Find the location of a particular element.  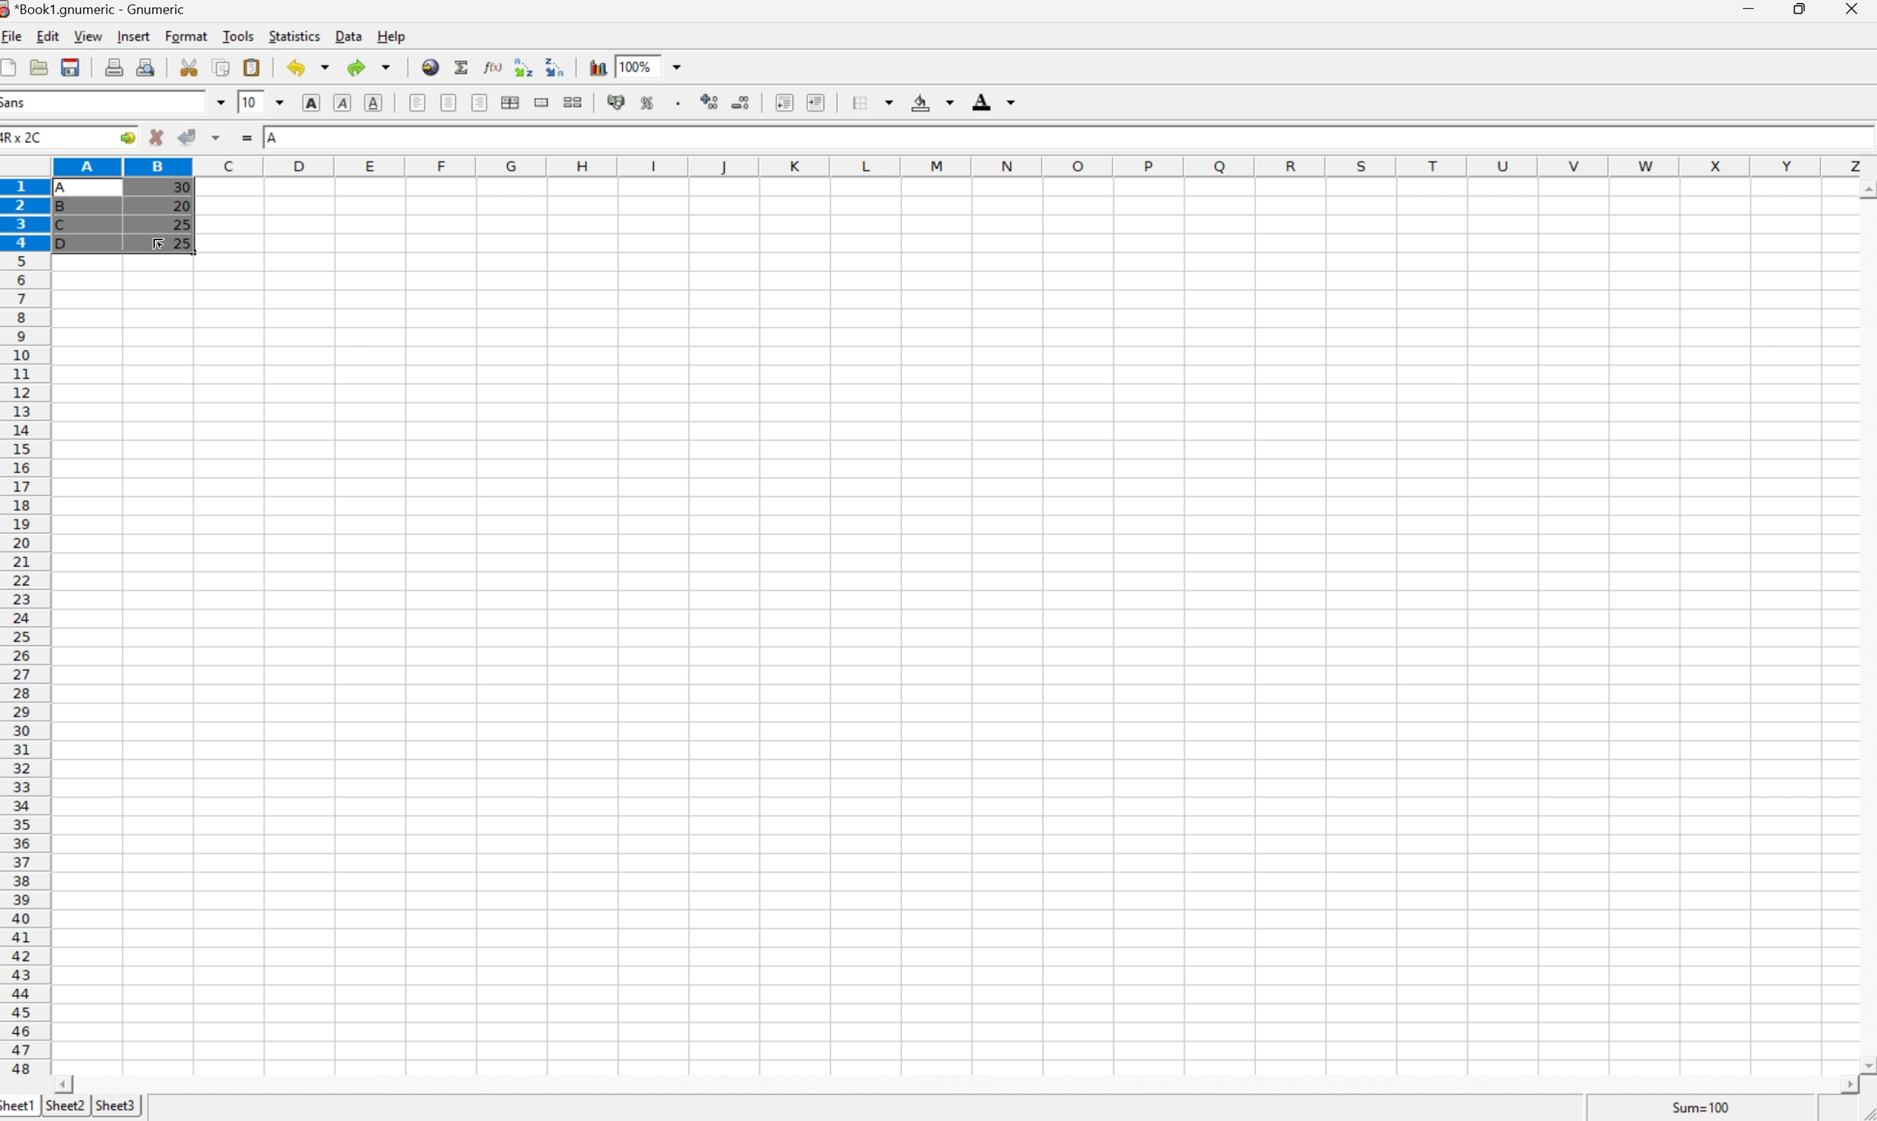

Insert is located at coordinates (136, 37).